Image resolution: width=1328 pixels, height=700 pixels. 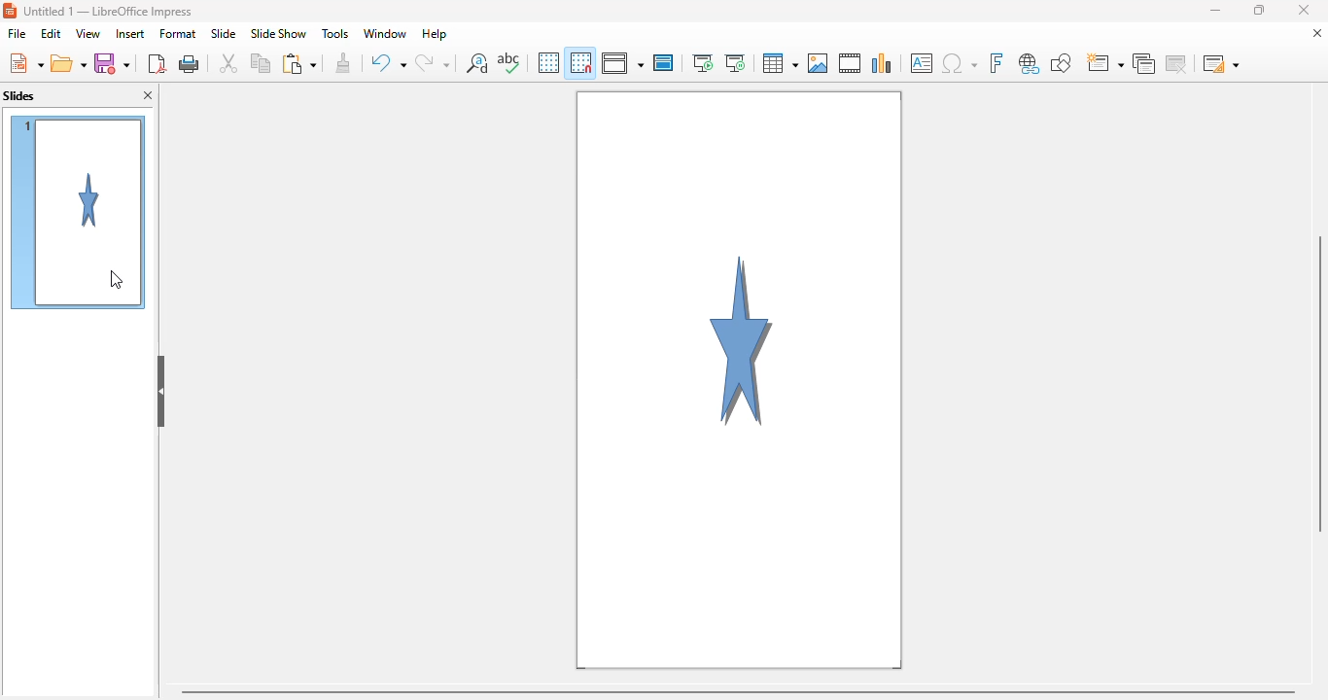 I want to click on vertical scroll bar, so click(x=1319, y=382).